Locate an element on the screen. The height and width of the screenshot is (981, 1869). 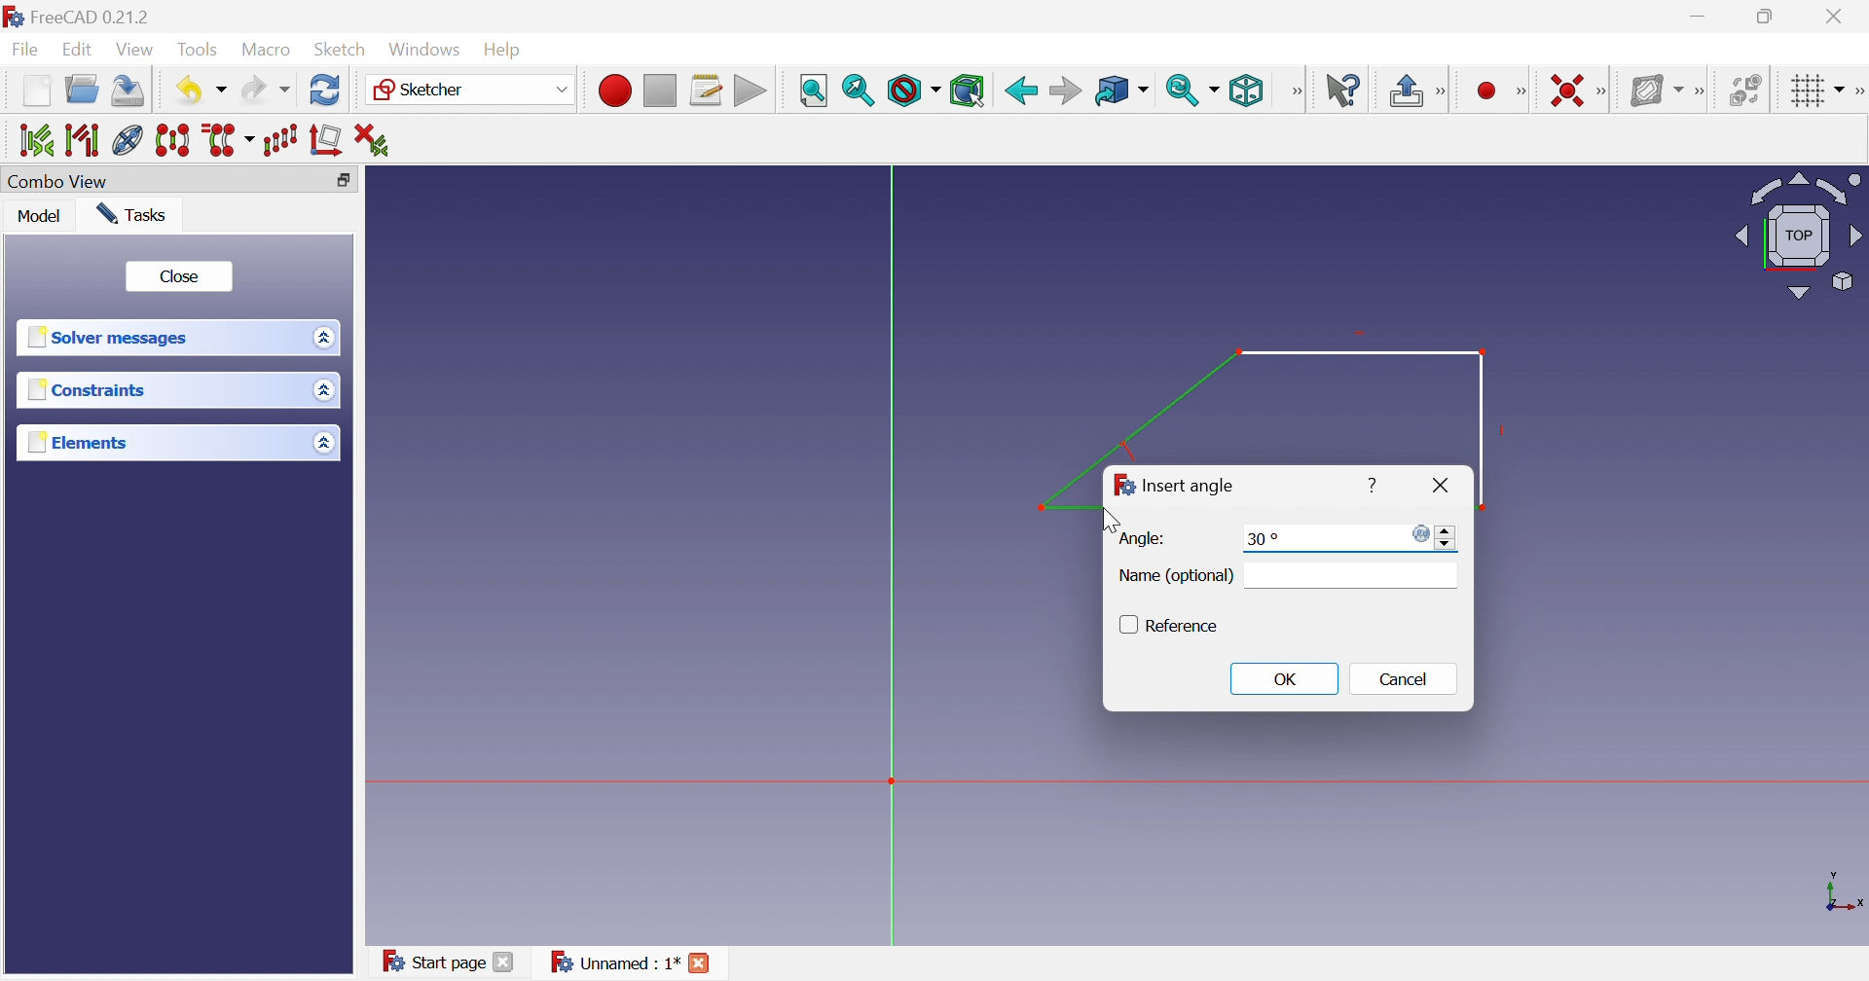
Close is located at coordinates (1838, 17).